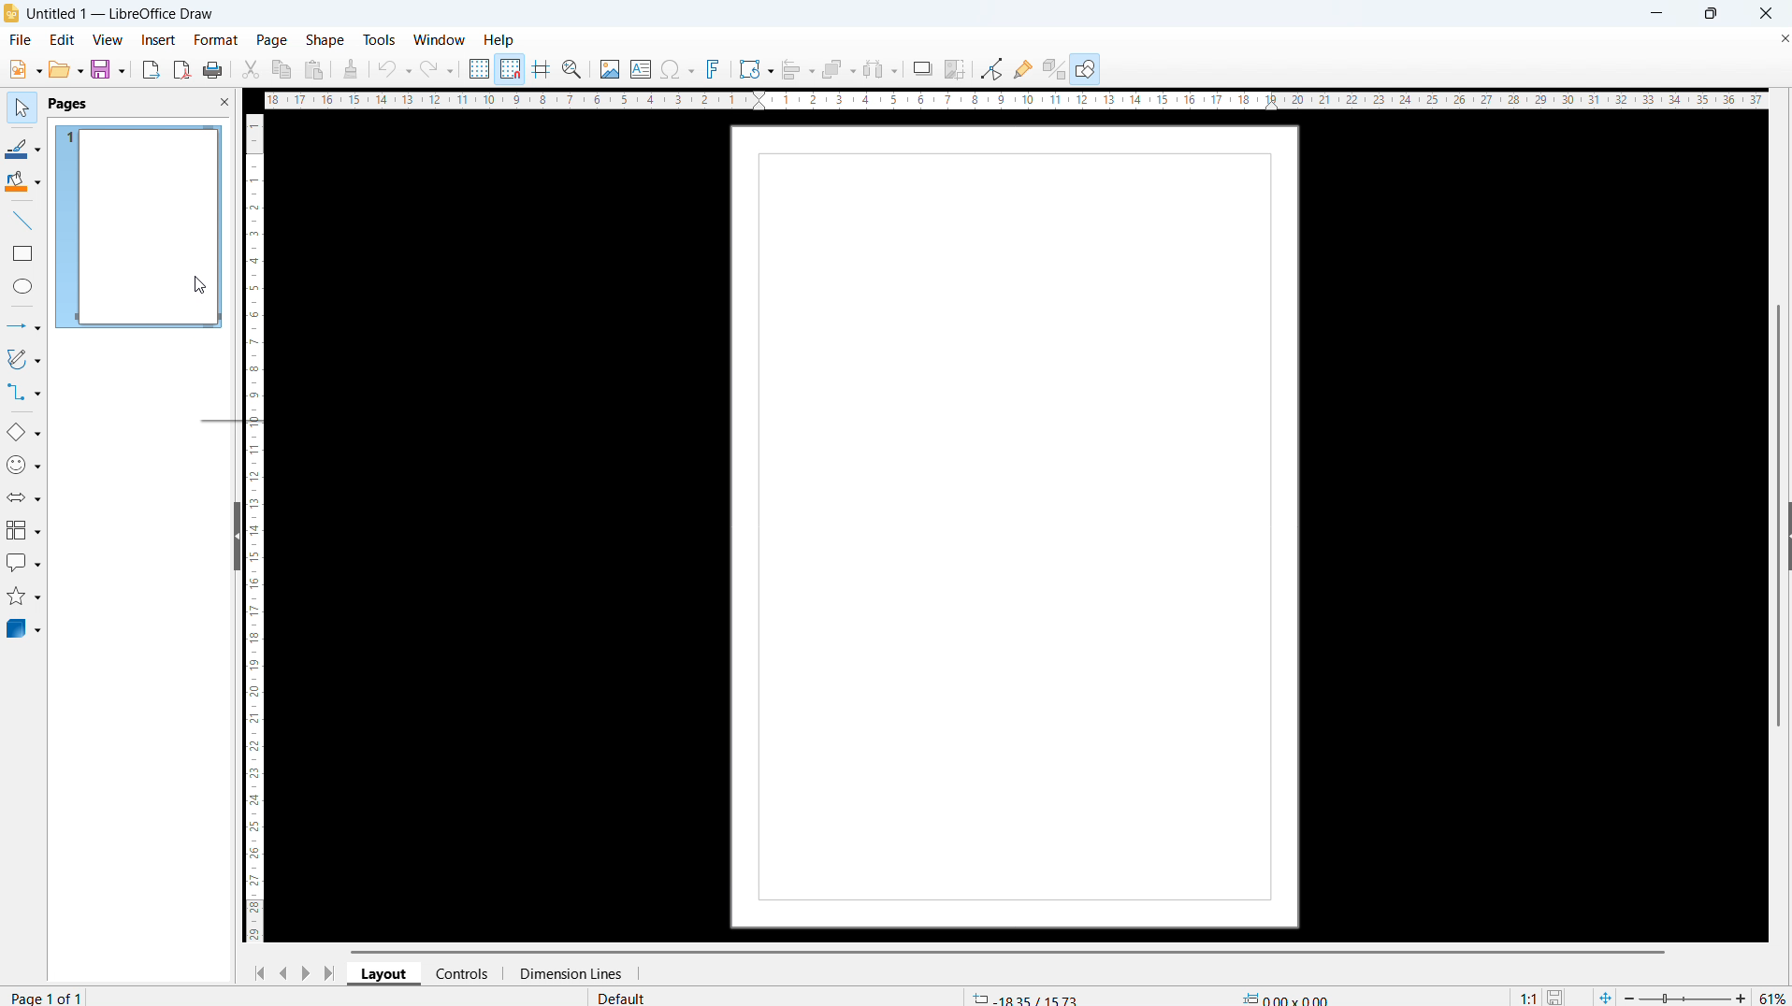 The height and width of the screenshot is (1006, 1792). What do you see at coordinates (1054, 68) in the screenshot?
I see `toggle extrusion` at bounding box center [1054, 68].